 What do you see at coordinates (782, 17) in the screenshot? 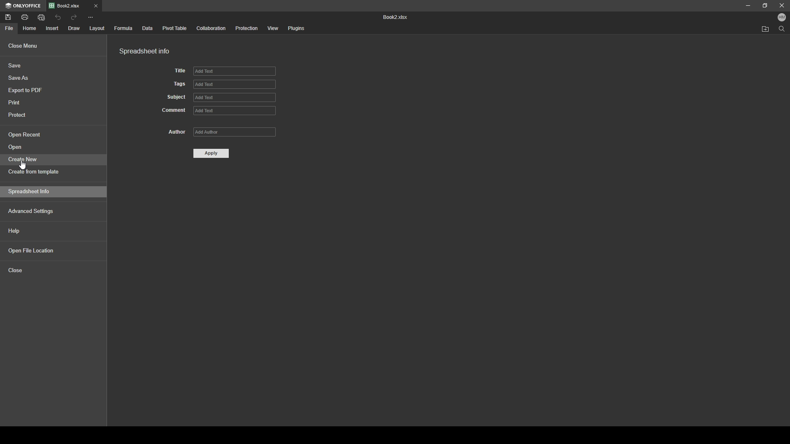
I see `profile` at bounding box center [782, 17].